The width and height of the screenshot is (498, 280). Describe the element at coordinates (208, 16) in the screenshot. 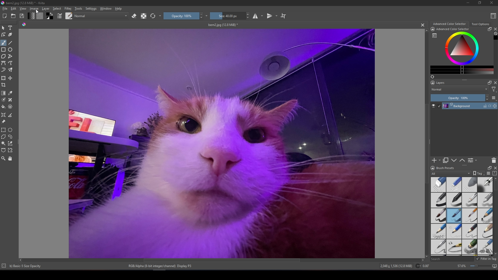

I see `Image options 2` at that location.